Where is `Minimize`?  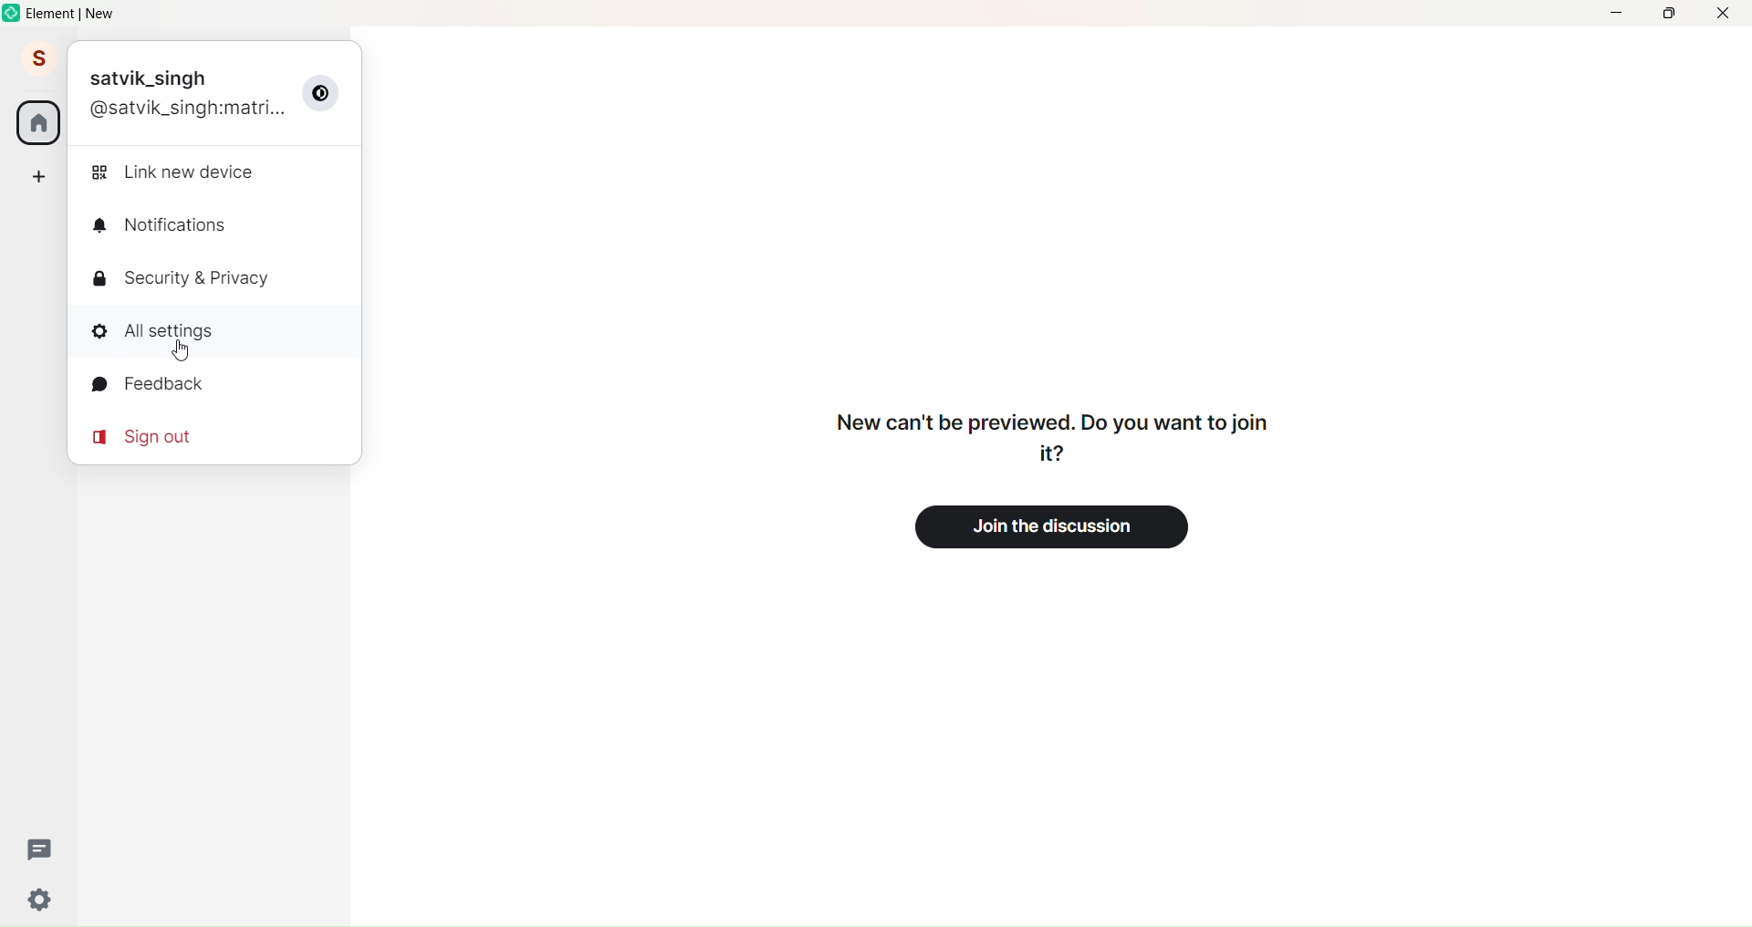
Minimize is located at coordinates (1615, 14).